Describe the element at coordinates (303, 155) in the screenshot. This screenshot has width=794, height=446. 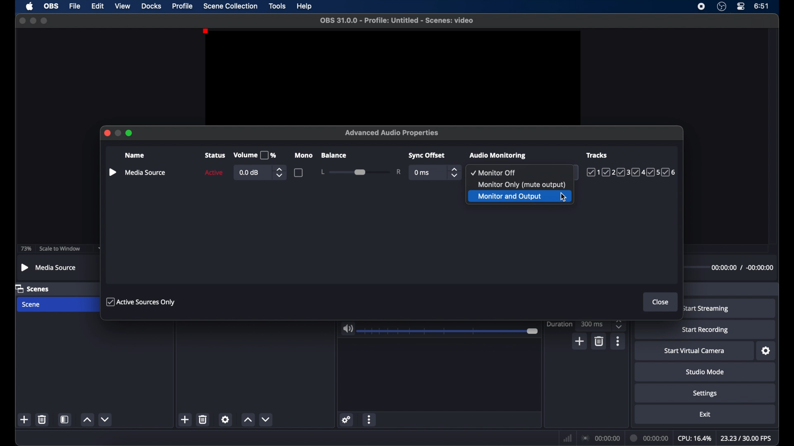
I see `mono` at that location.